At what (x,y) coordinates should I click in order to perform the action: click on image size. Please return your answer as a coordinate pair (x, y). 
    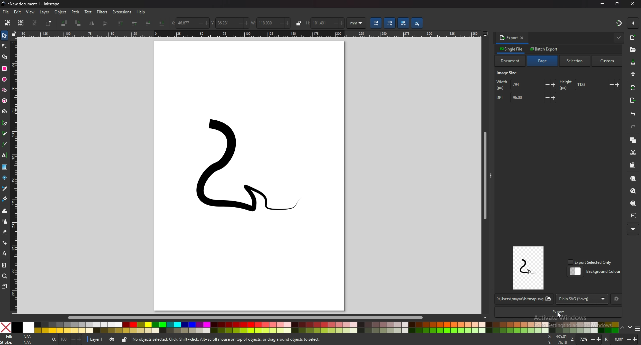
    Looking at the image, I should click on (508, 74).